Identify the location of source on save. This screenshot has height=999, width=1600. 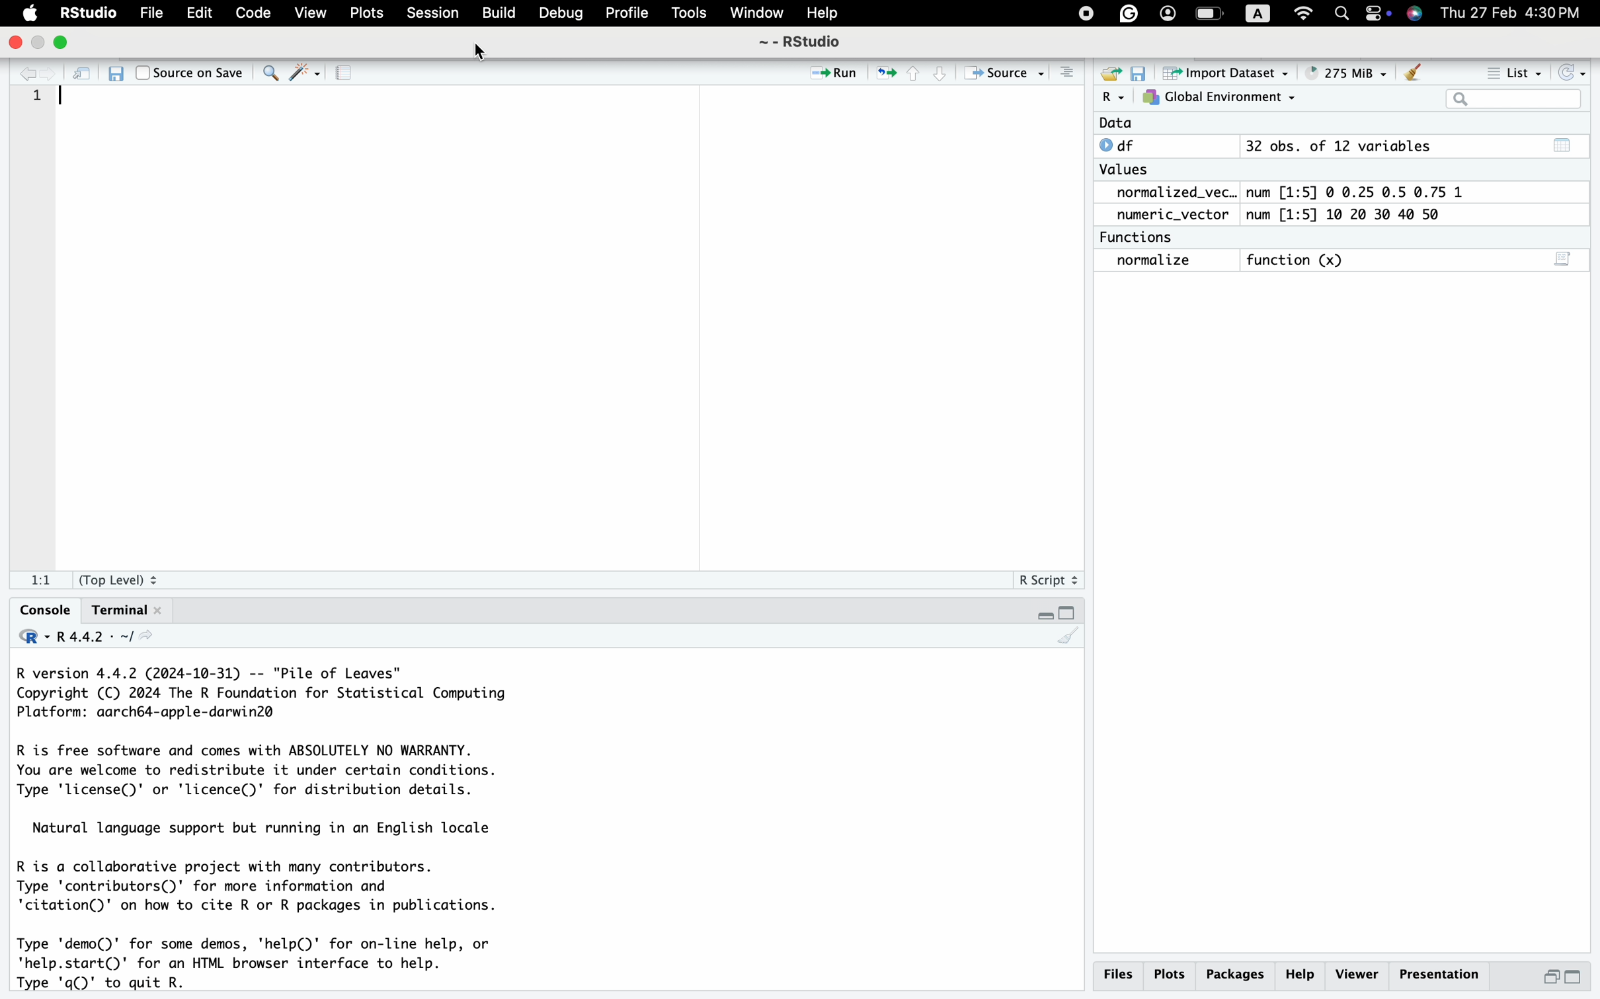
(189, 73).